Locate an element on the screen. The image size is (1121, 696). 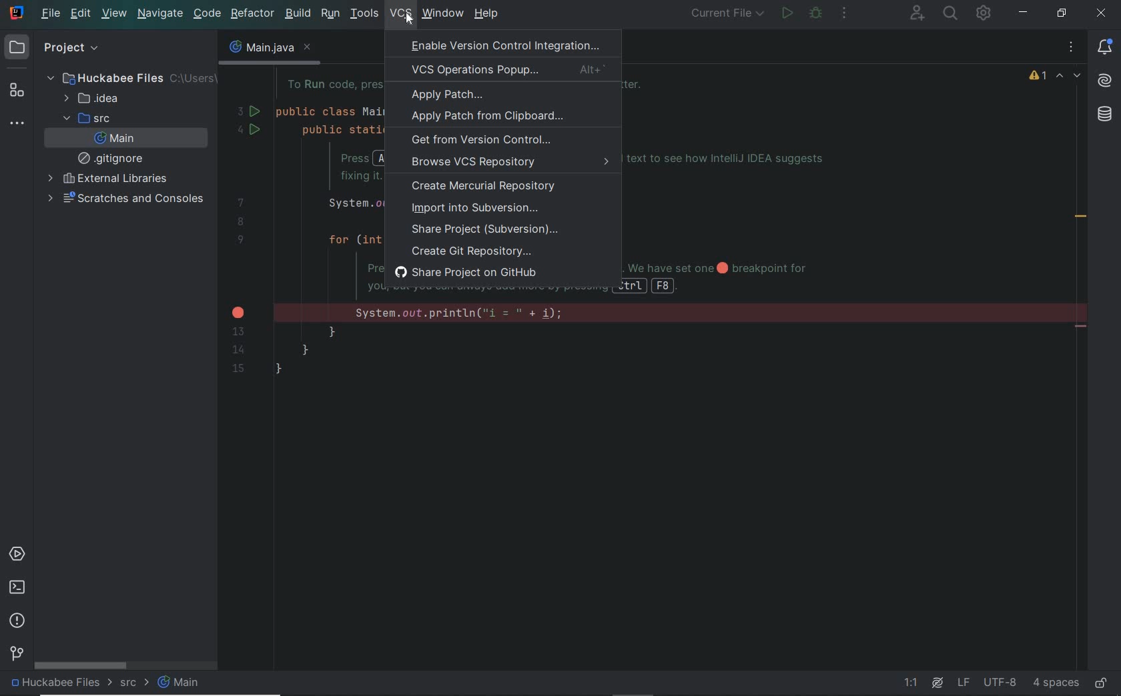
debug is located at coordinates (816, 15).